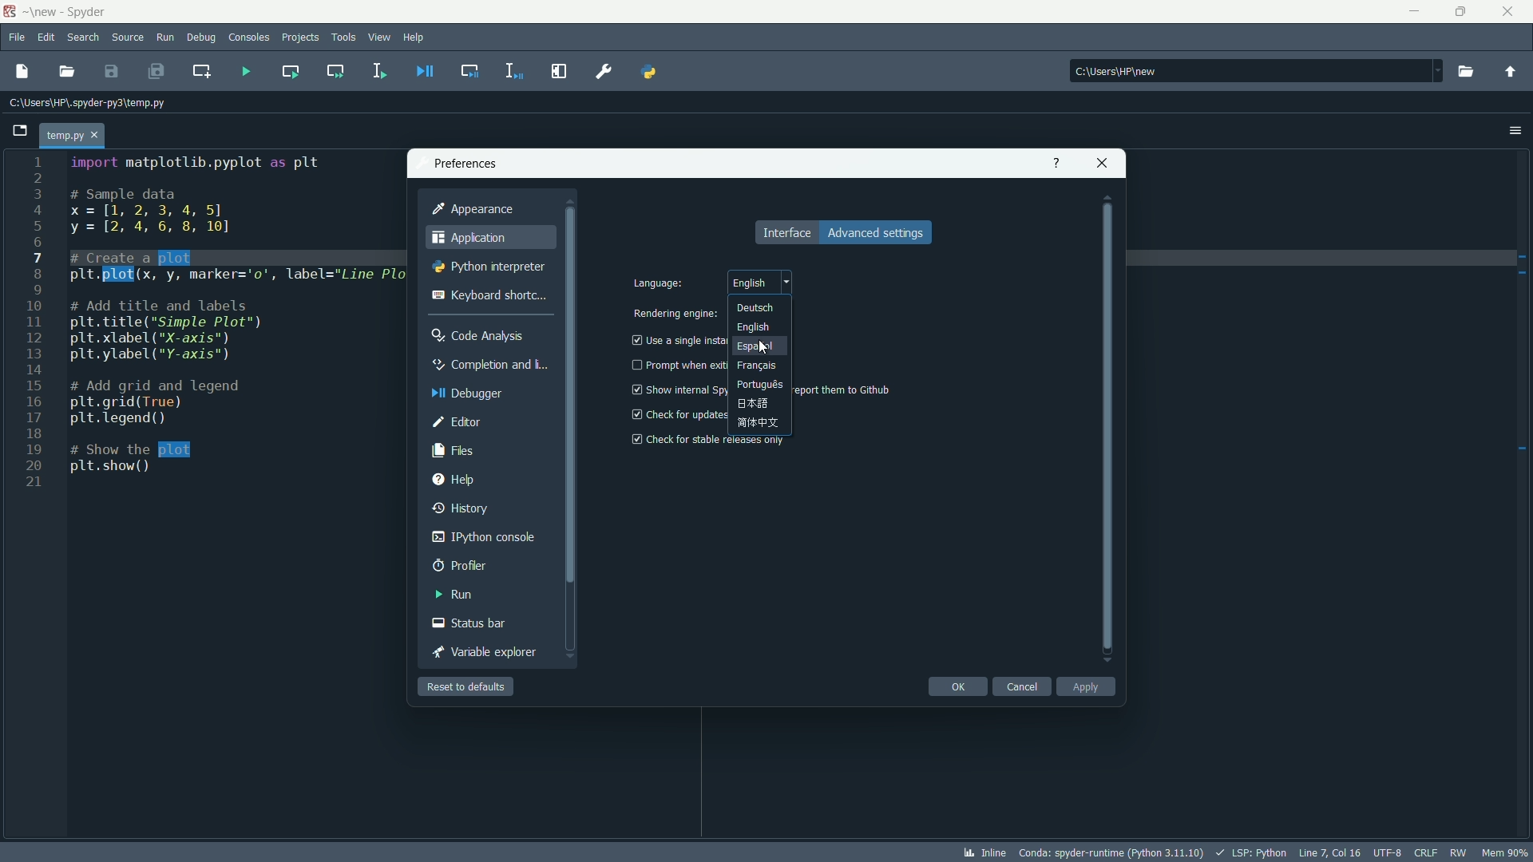 The height and width of the screenshot is (862, 1533). I want to click on application, so click(470, 238).